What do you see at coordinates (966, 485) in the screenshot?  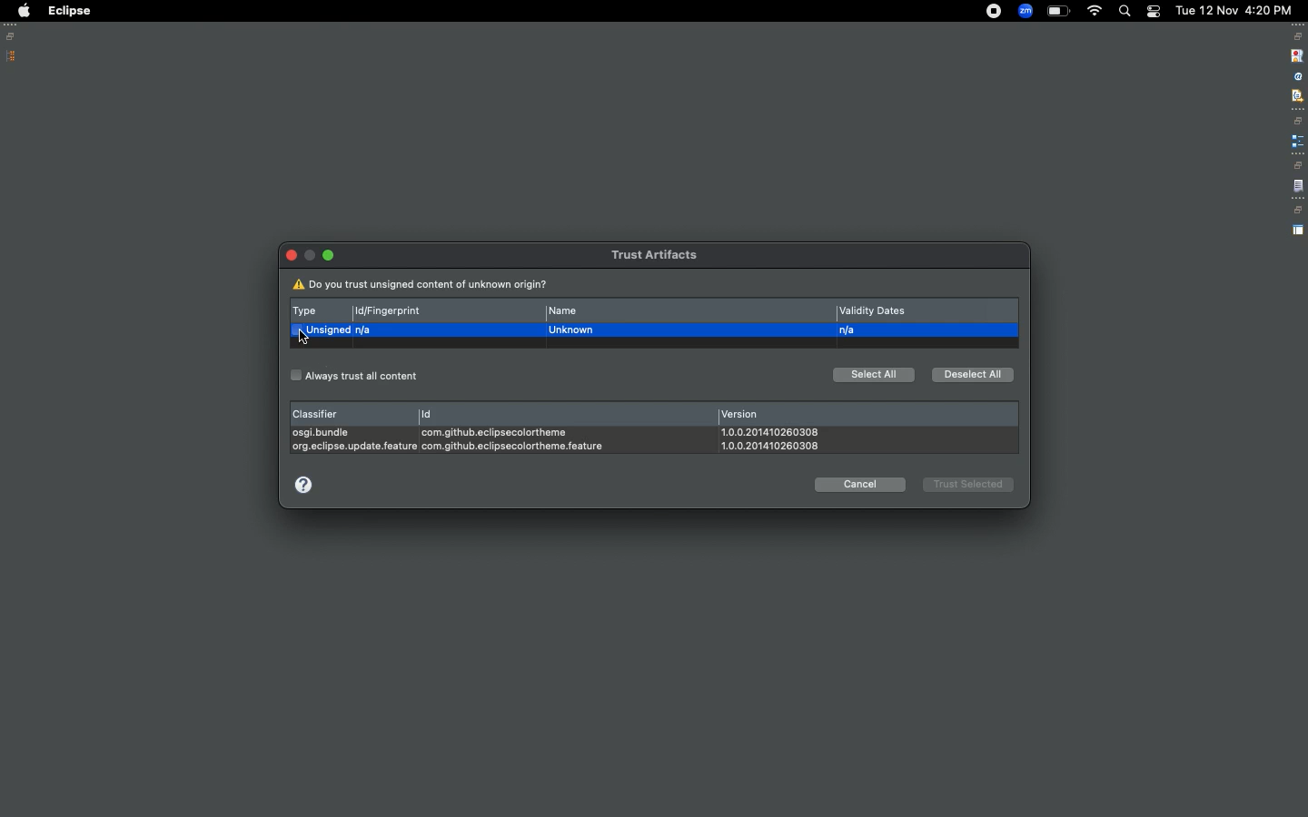 I see `Trust selected` at bounding box center [966, 485].